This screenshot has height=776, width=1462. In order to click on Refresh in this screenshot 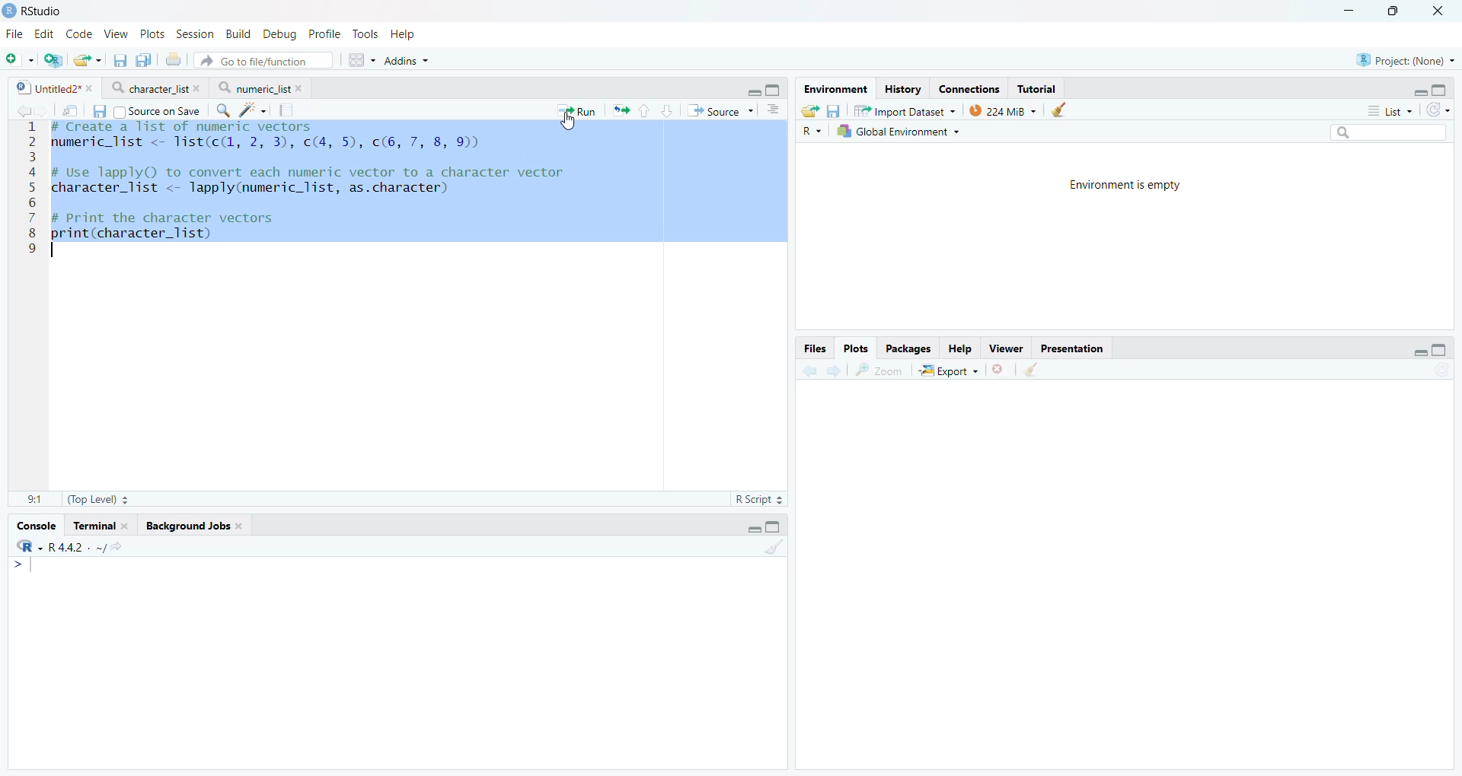, I will do `click(1438, 109)`.